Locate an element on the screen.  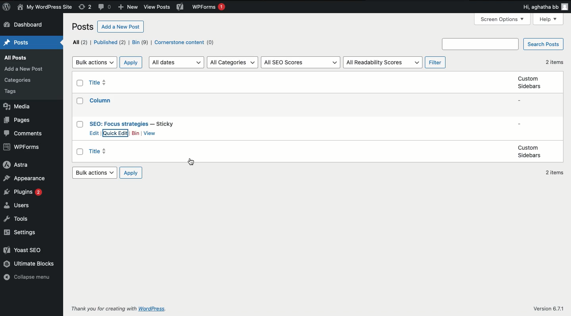
New is located at coordinates (127, 8).